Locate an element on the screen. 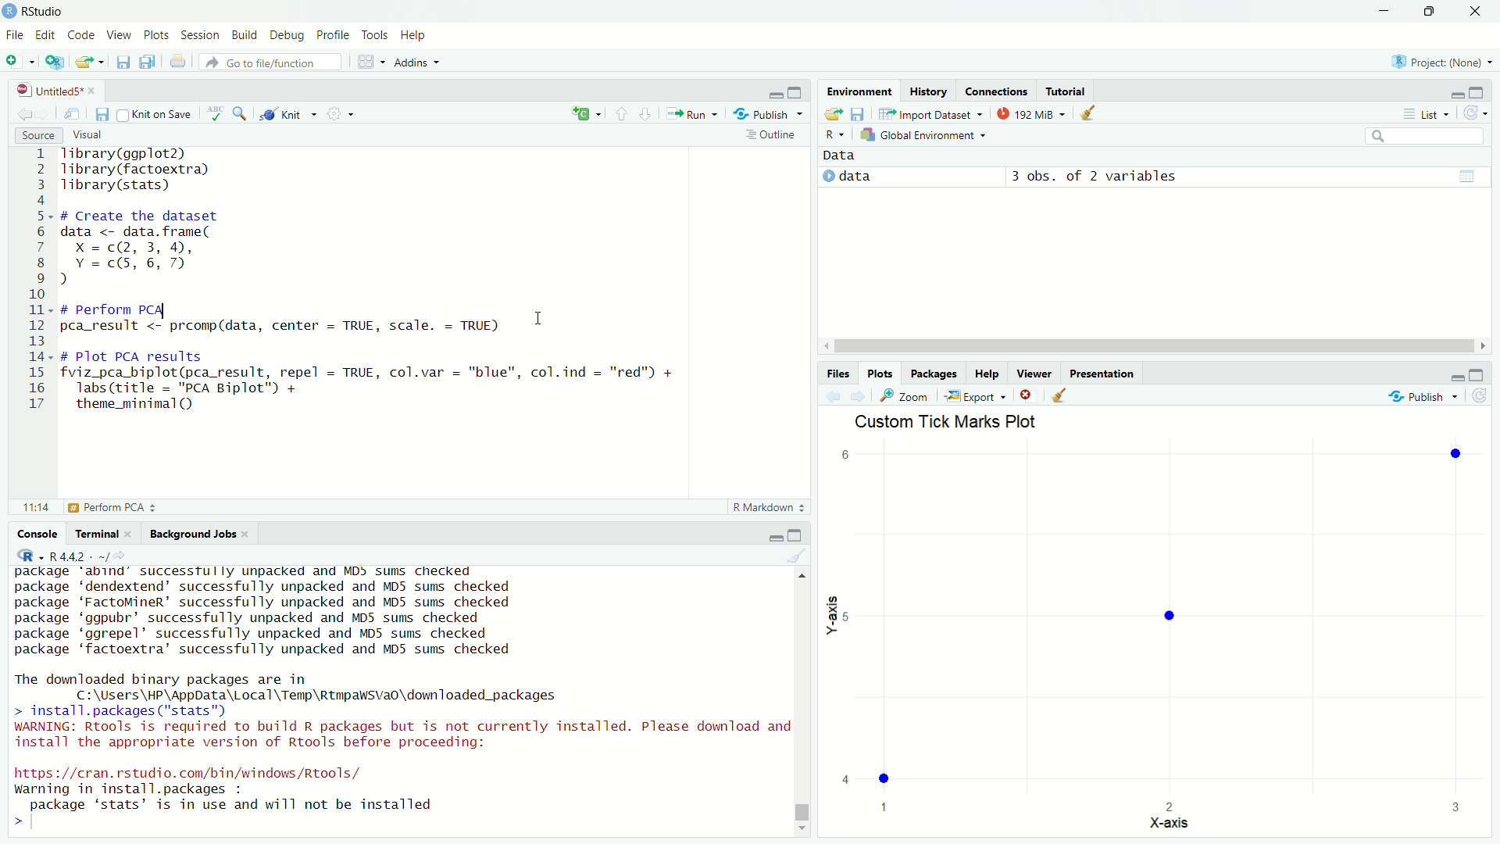 Image resolution: width=1500 pixels, height=844 pixels. go back to previous source is located at coordinates (22, 115).